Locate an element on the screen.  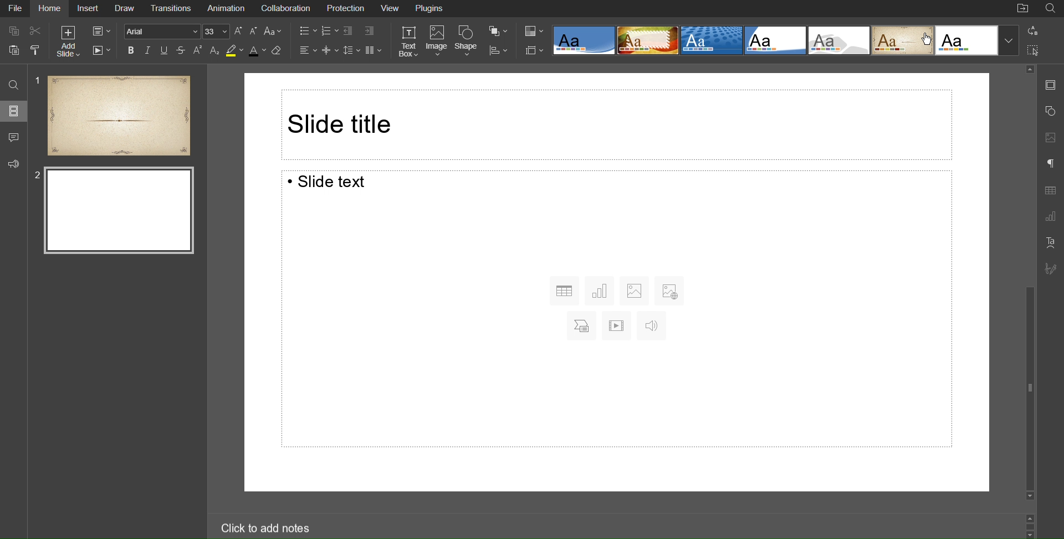
Superscript is located at coordinates (198, 51).